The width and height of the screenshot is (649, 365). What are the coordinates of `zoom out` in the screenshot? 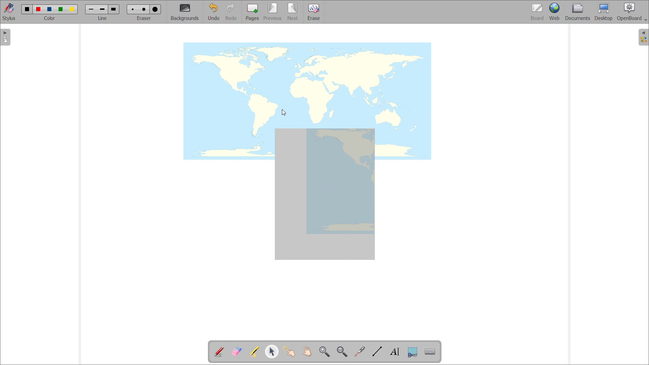 It's located at (342, 351).